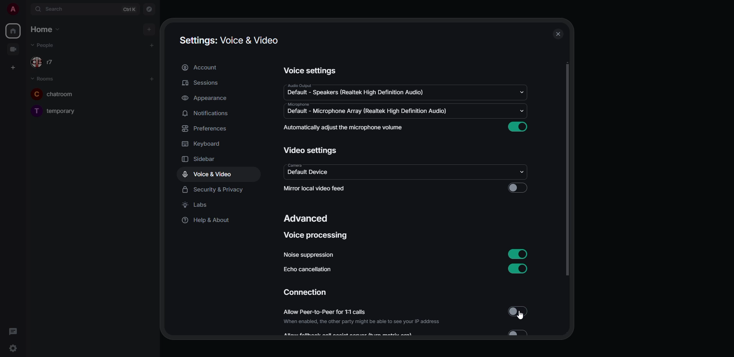  I want to click on enabled, so click(519, 254).